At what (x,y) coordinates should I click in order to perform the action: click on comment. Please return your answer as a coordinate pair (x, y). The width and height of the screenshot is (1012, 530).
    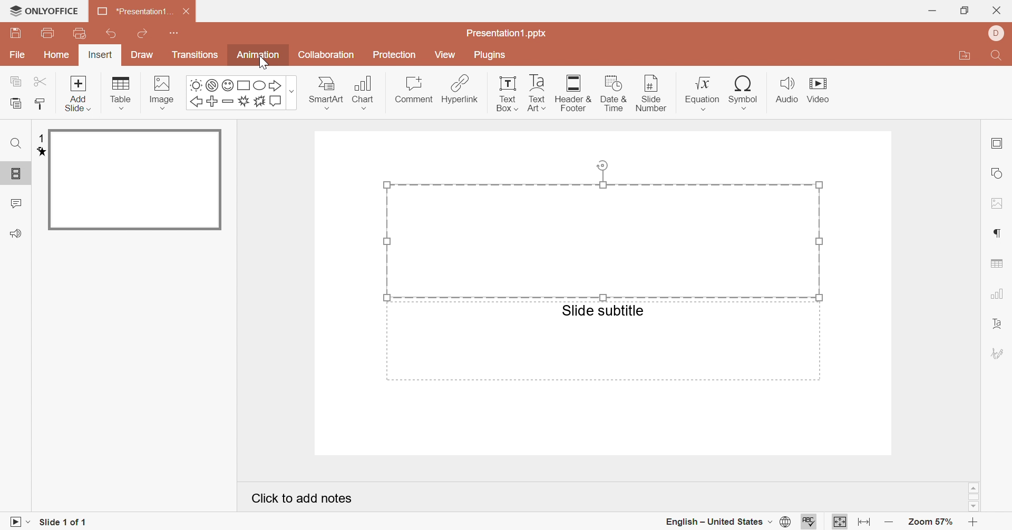
    Looking at the image, I should click on (414, 89).